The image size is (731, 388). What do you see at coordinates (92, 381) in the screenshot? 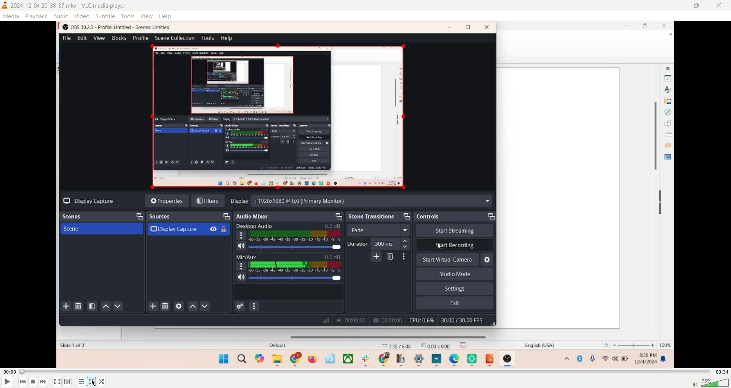
I see `toggle loop none` at bounding box center [92, 381].